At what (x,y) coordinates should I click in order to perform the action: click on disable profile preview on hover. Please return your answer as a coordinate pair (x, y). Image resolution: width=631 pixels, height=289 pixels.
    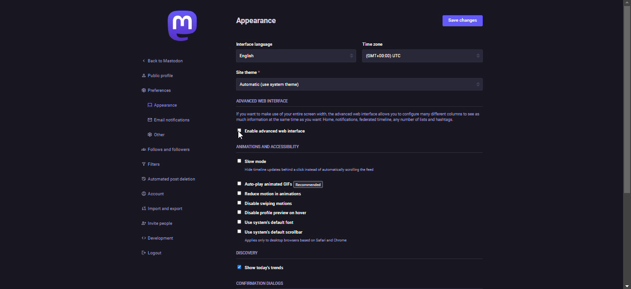
    Looking at the image, I should click on (283, 212).